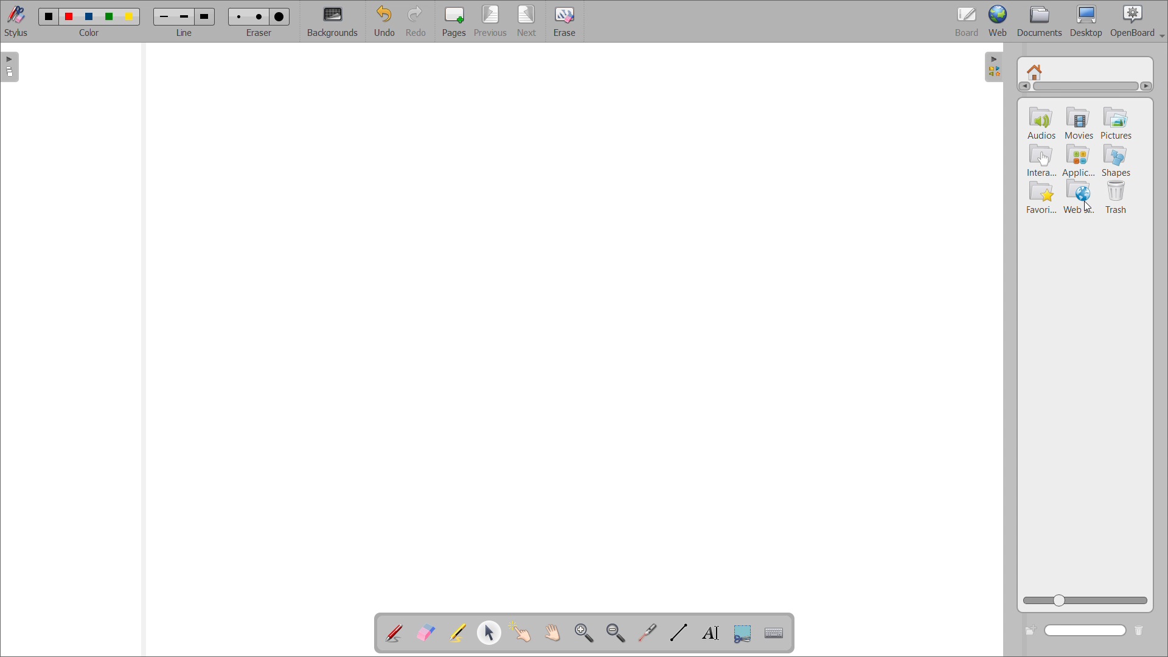  What do you see at coordinates (967, 21) in the screenshot?
I see `board` at bounding box center [967, 21].